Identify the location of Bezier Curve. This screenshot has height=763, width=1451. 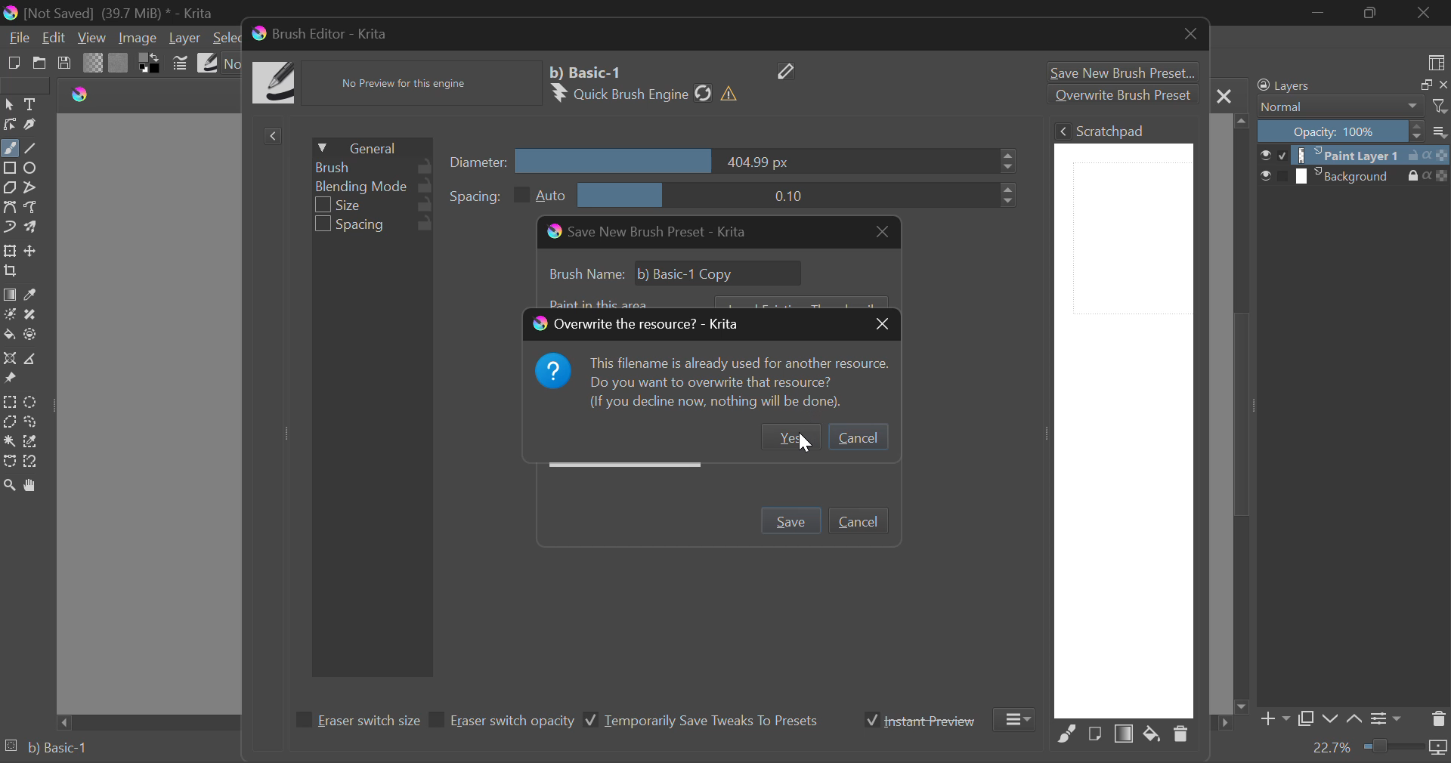
(9, 462).